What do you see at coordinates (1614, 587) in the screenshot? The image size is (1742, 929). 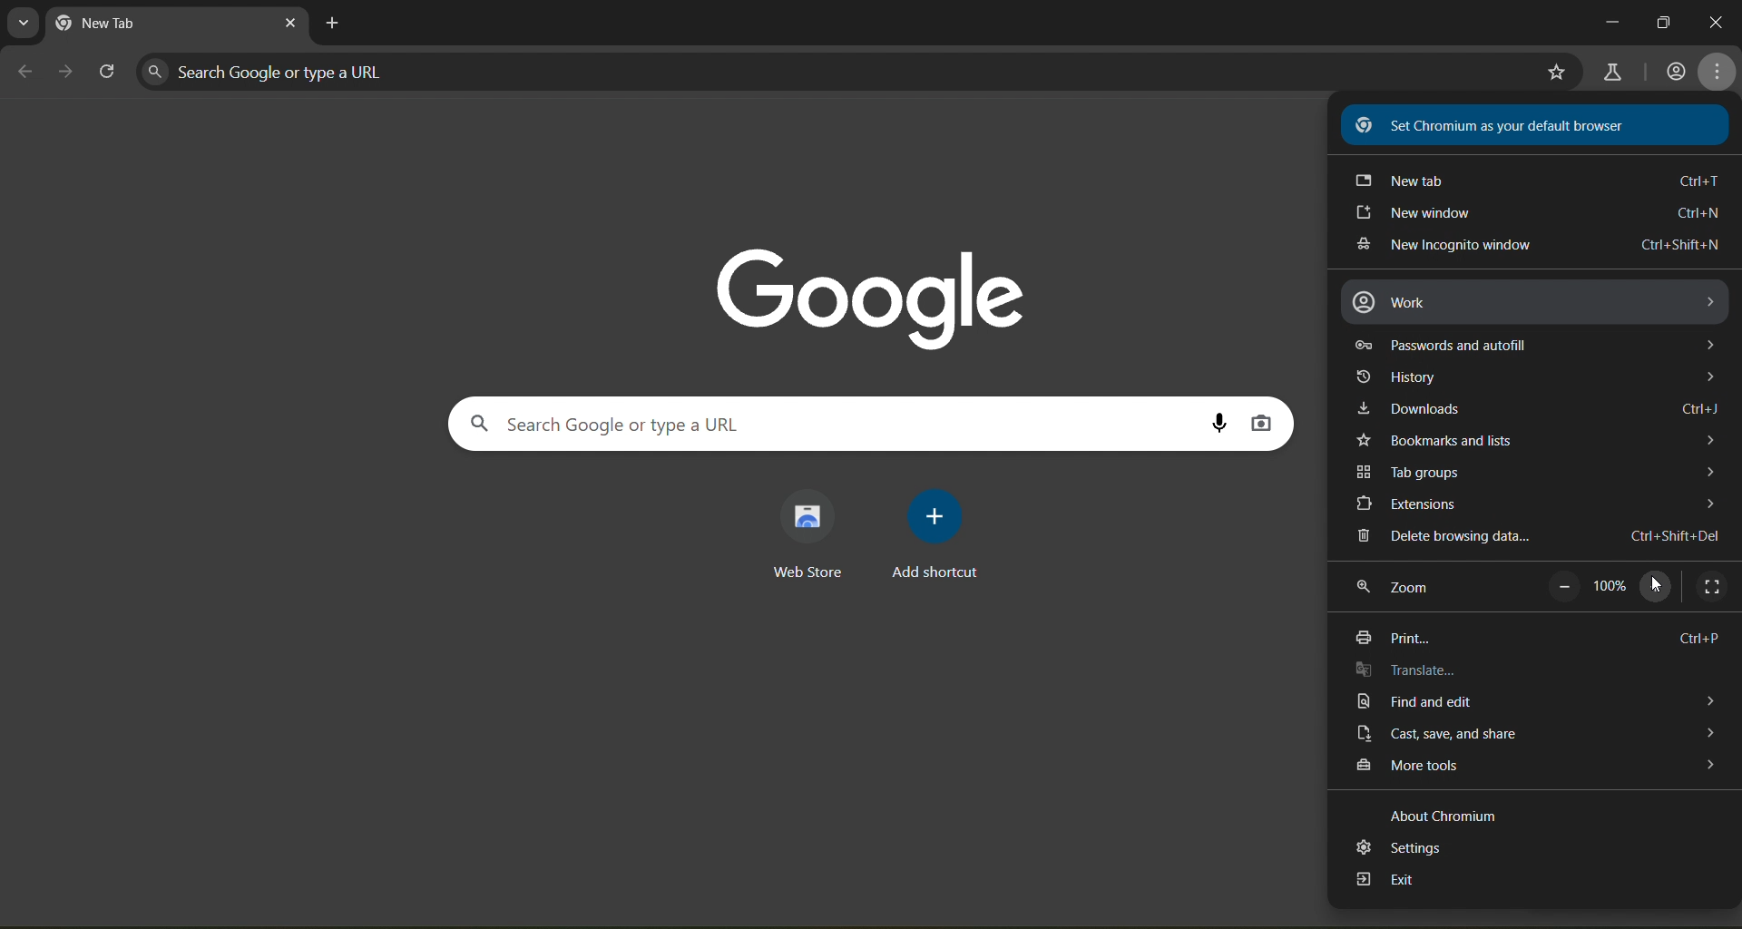 I see `100%` at bounding box center [1614, 587].